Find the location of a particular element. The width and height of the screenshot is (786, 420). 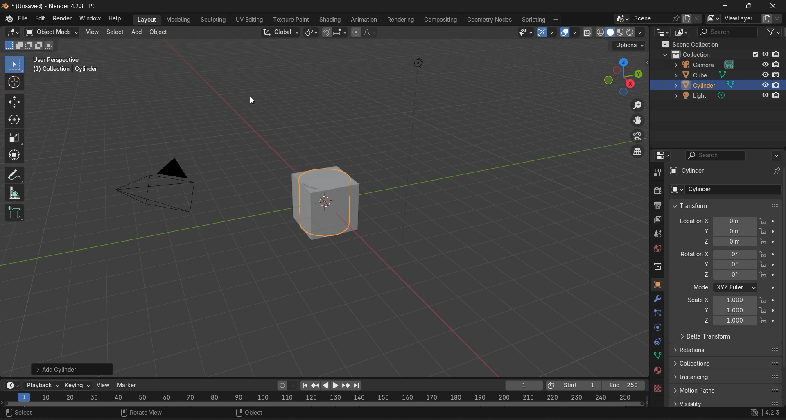

sculpting is located at coordinates (212, 19).